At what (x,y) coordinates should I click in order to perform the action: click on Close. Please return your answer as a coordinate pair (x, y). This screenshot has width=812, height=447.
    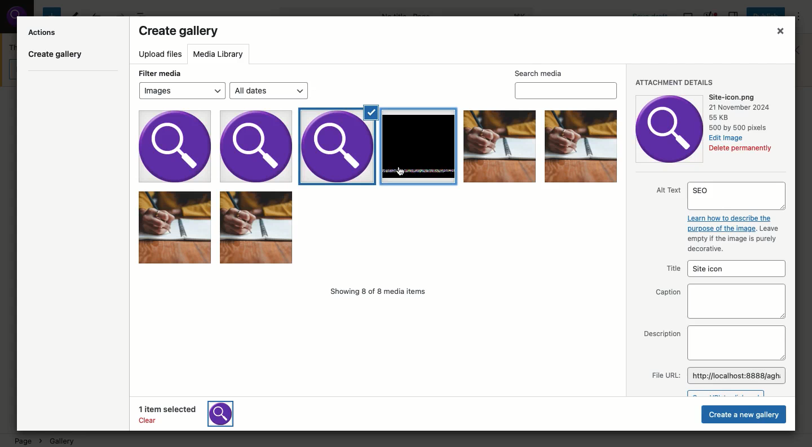
    Looking at the image, I should click on (777, 33).